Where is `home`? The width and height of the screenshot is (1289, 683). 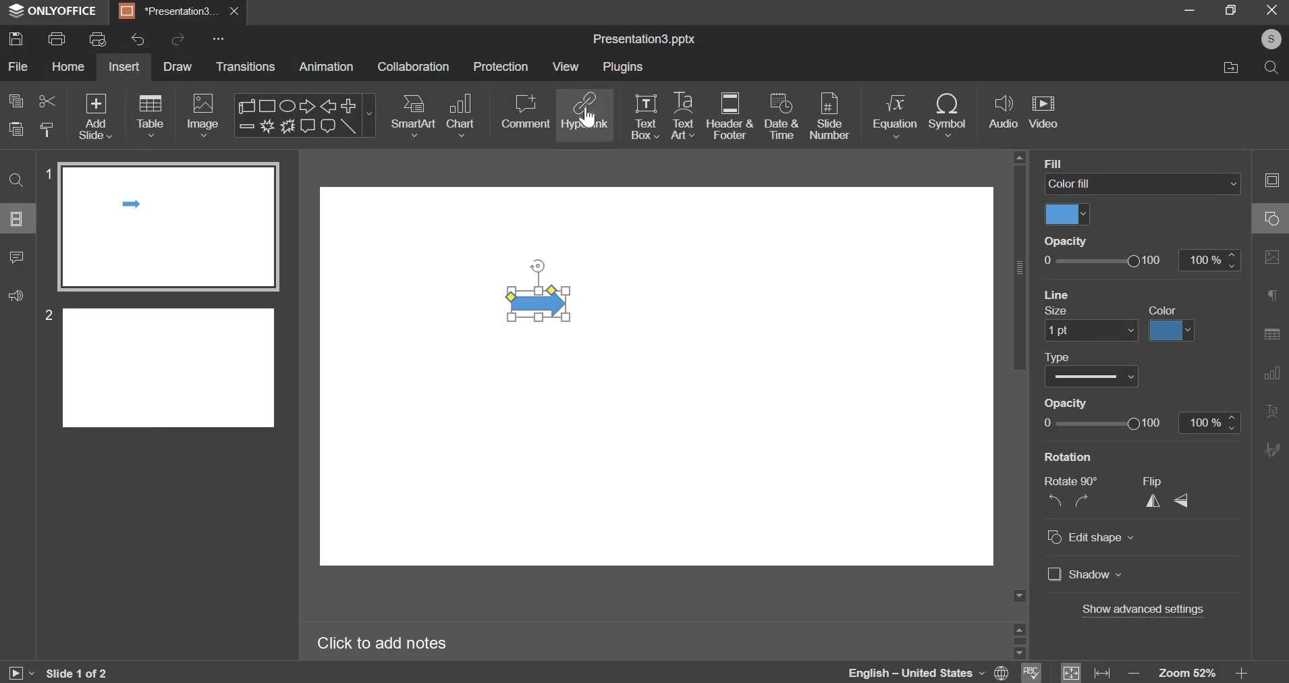 home is located at coordinates (69, 66).